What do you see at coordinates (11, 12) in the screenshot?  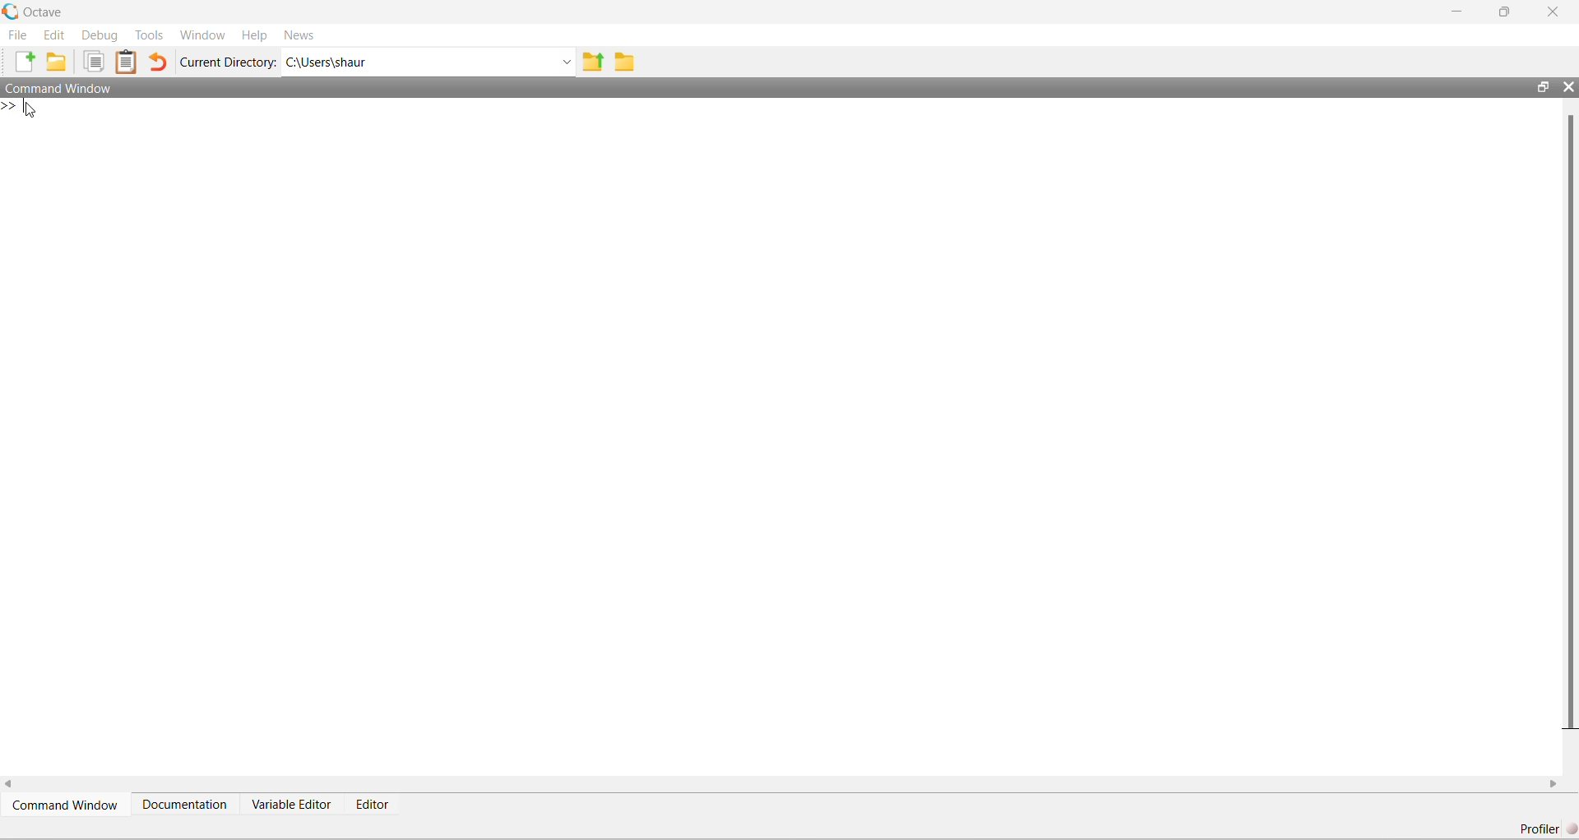 I see `Octave logo` at bounding box center [11, 12].